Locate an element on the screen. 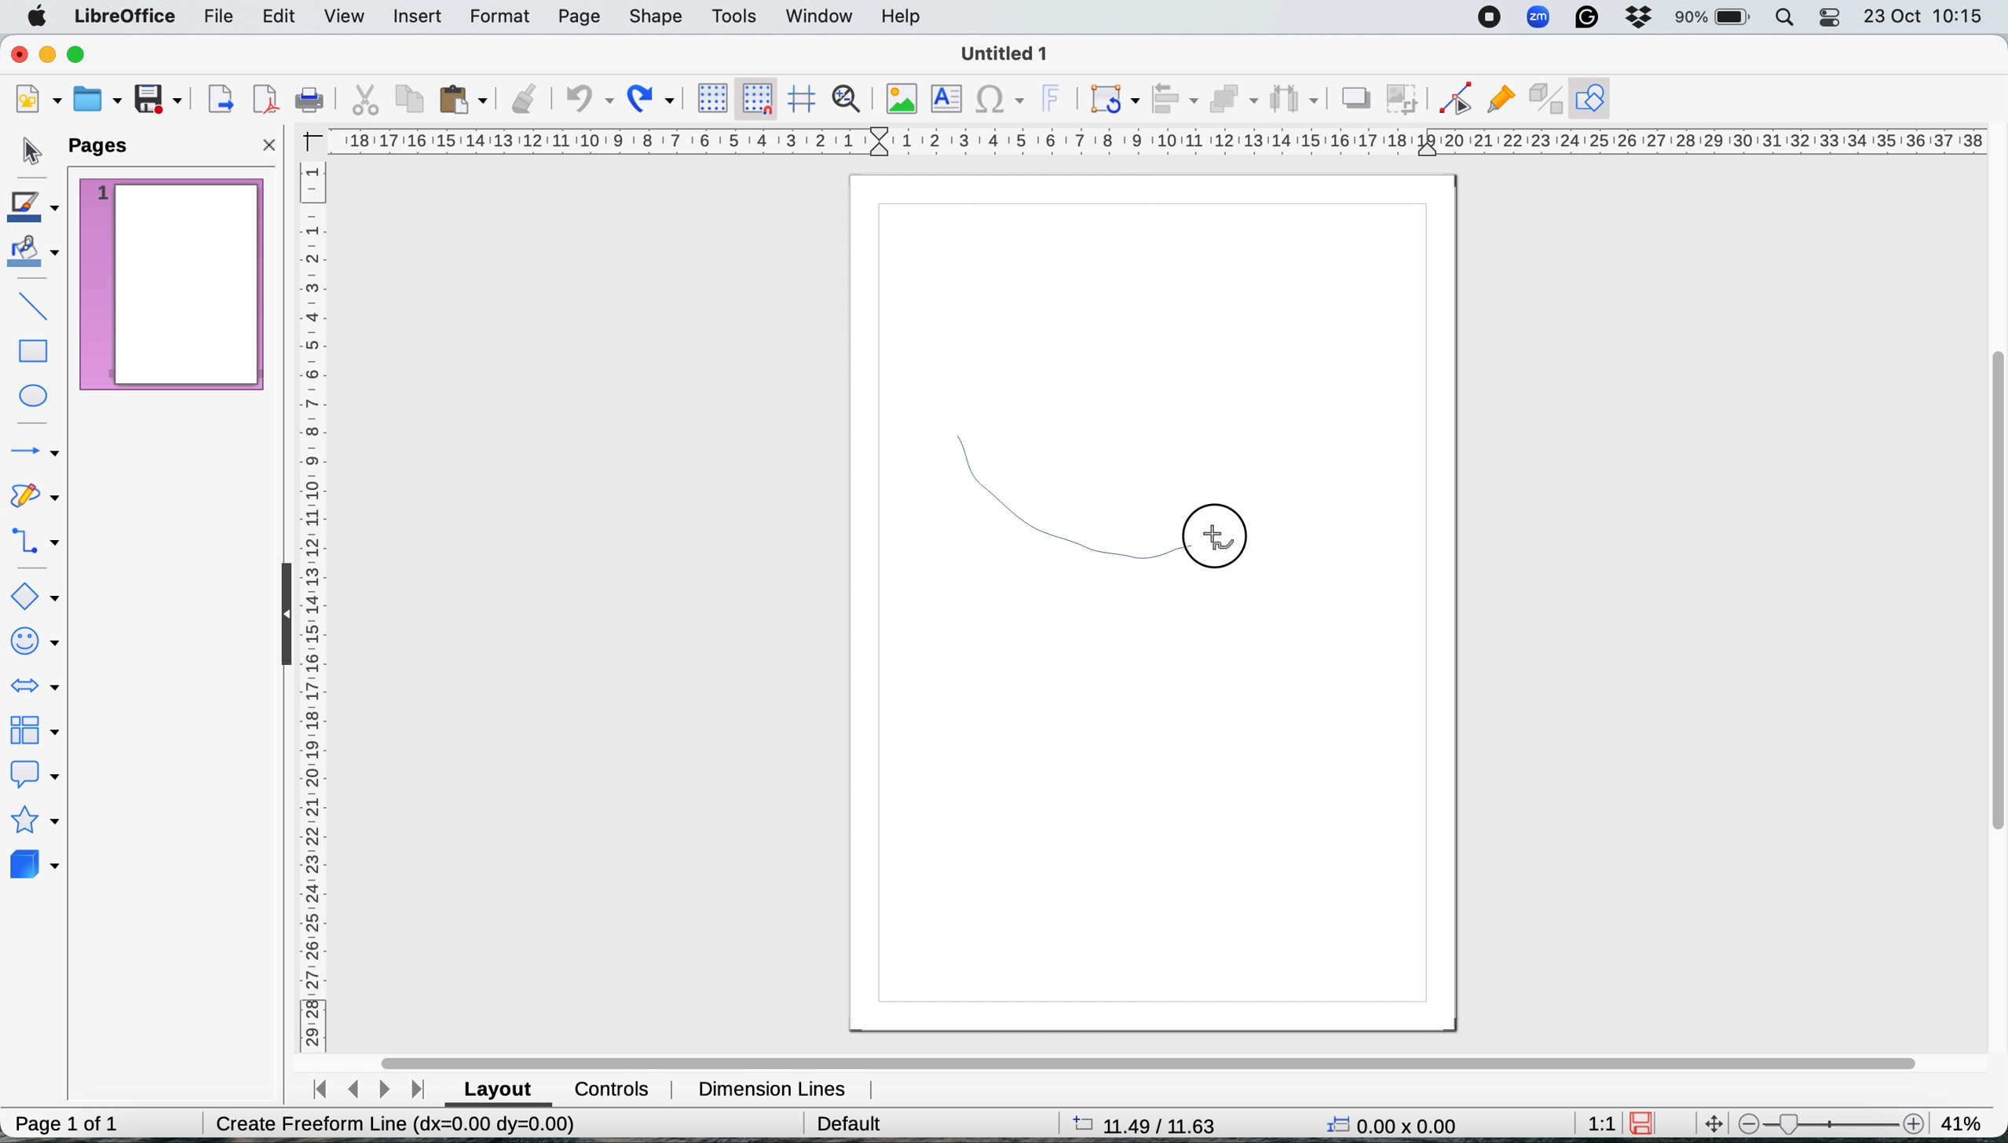 This screenshot has width=2008, height=1143. cursor is located at coordinates (1224, 542).